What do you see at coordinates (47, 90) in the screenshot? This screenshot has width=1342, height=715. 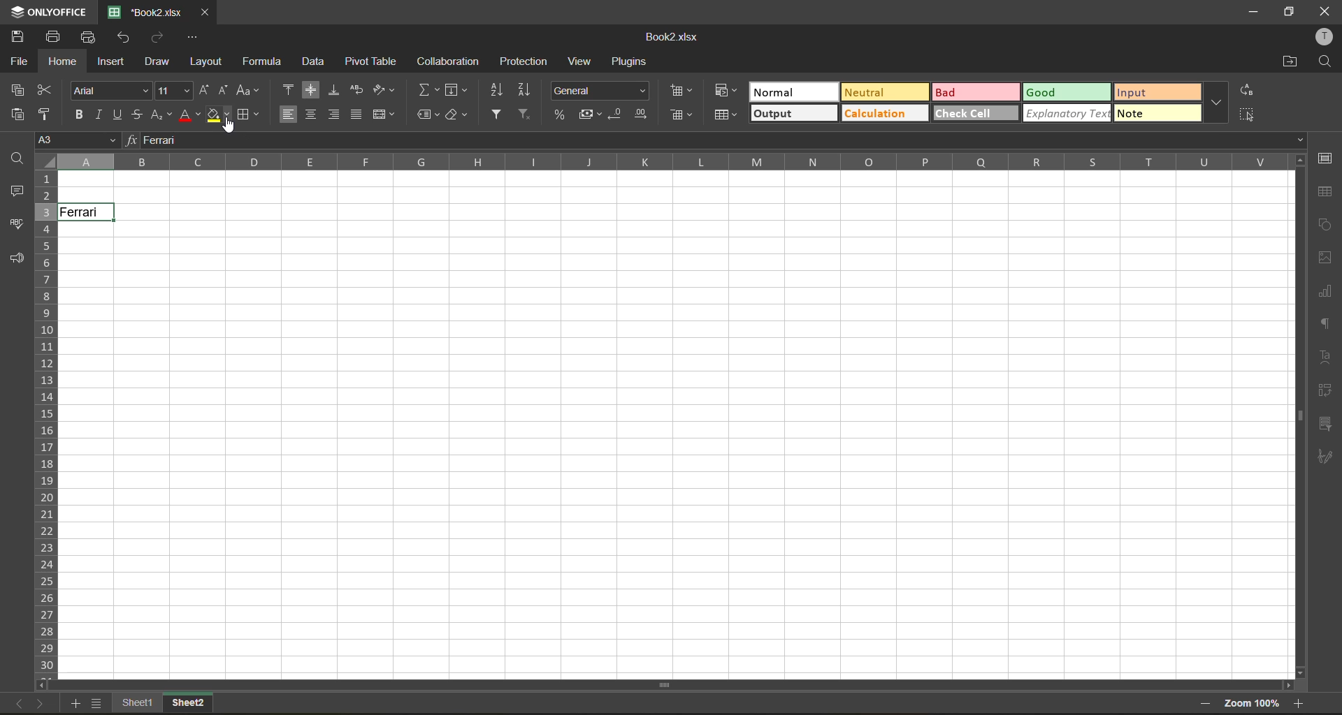 I see `cut` at bounding box center [47, 90].